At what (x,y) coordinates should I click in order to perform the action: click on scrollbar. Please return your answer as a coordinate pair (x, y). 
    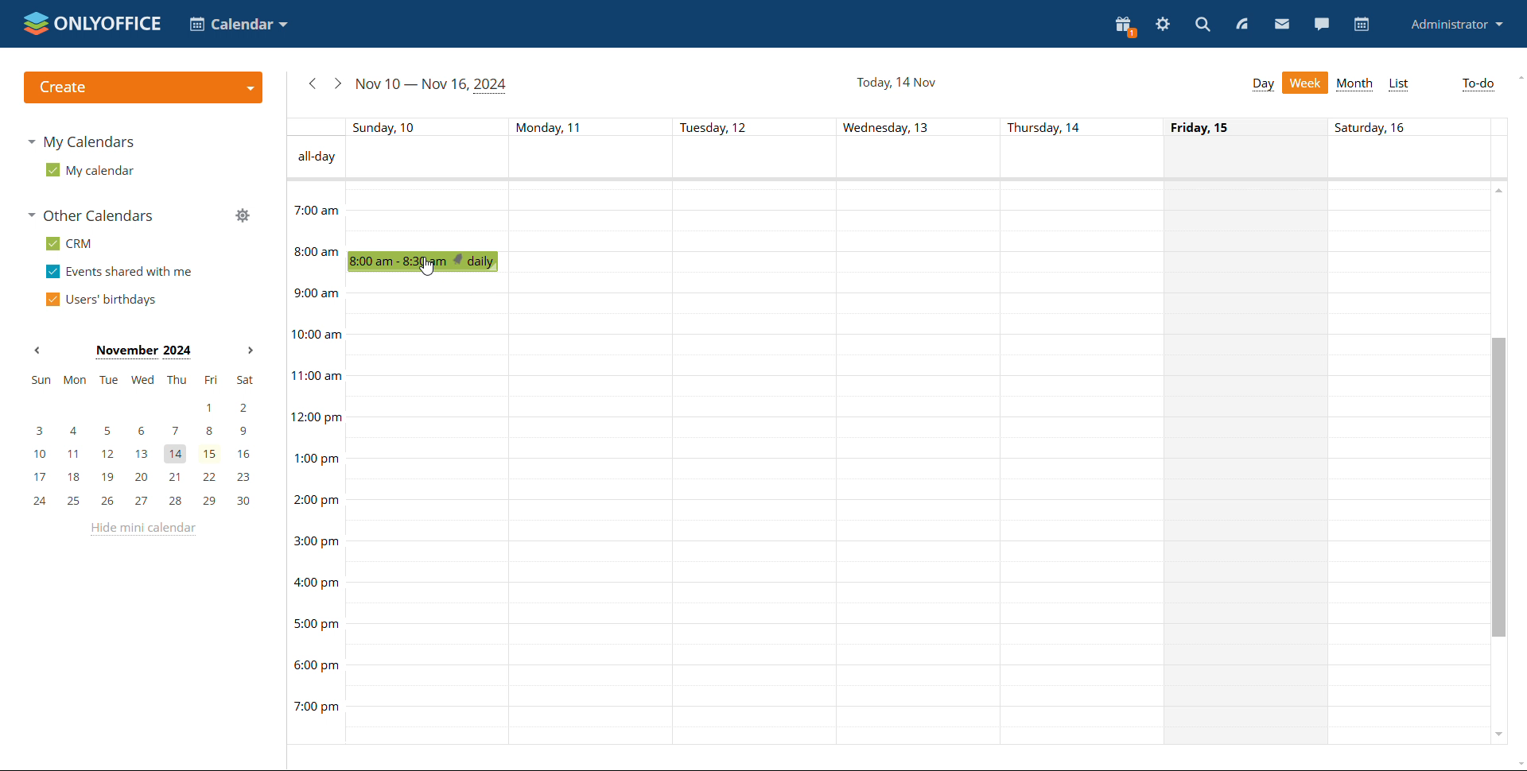
    Looking at the image, I should click on (1497, 486).